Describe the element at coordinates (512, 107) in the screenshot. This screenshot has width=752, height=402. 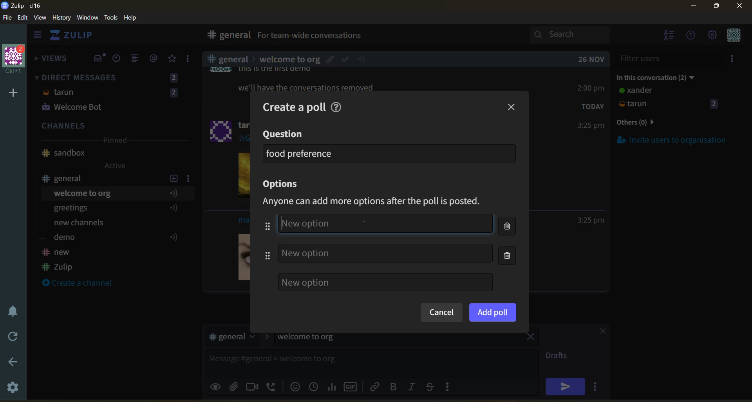
I see `close` at that location.